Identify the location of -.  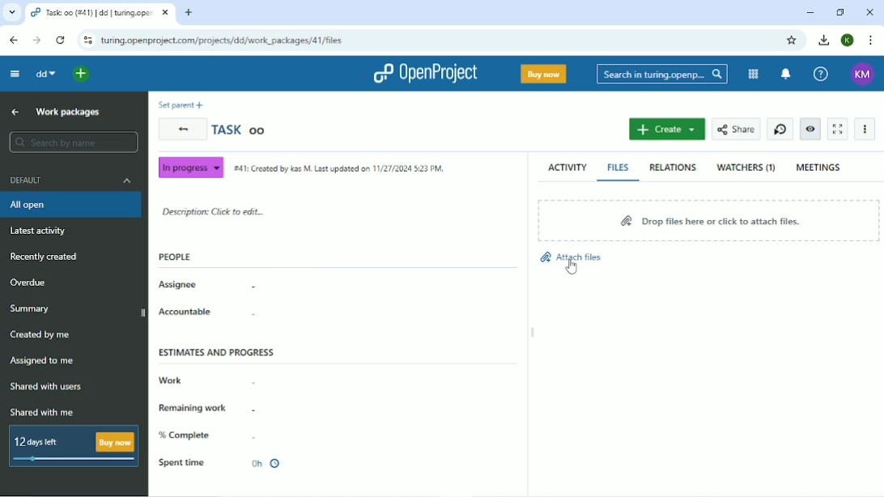
(255, 435).